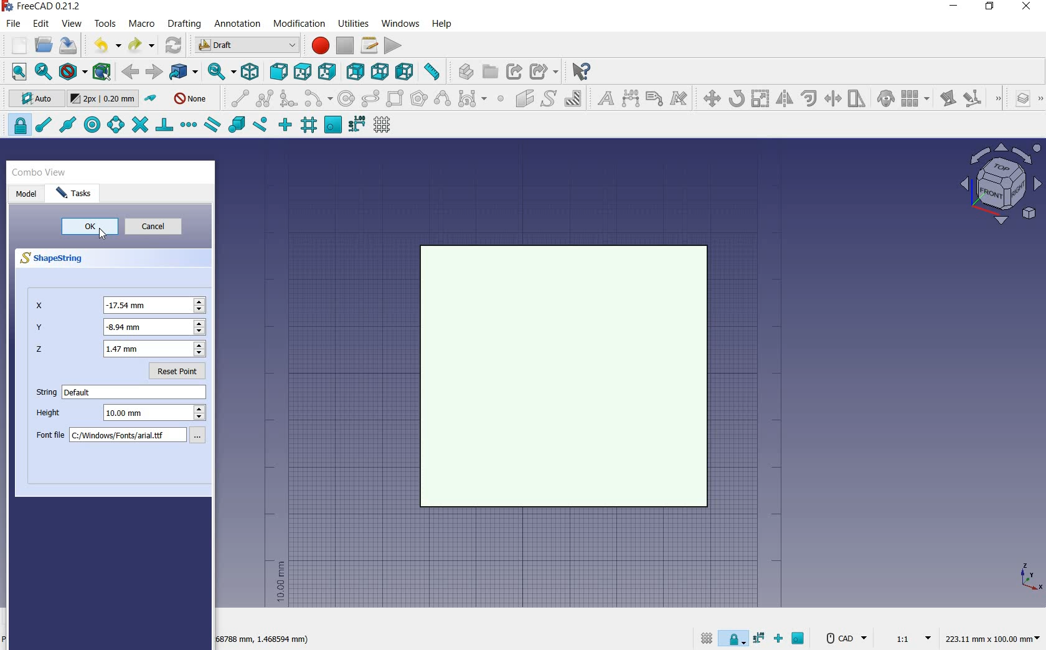  What do you see at coordinates (356, 72) in the screenshot?
I see `rear` at bounding box center [356, 72].